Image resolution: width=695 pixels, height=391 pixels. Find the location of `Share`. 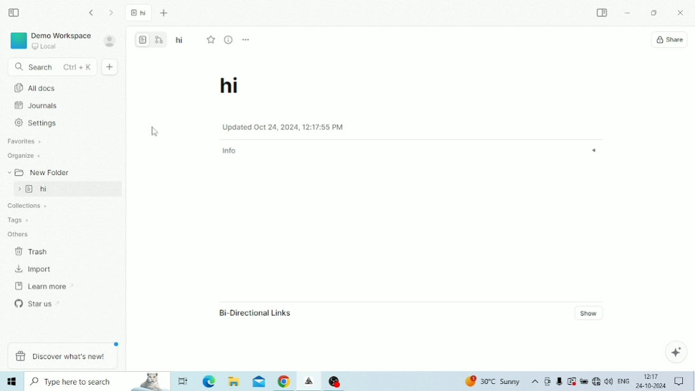

Share is located at coordinates (670, 40).